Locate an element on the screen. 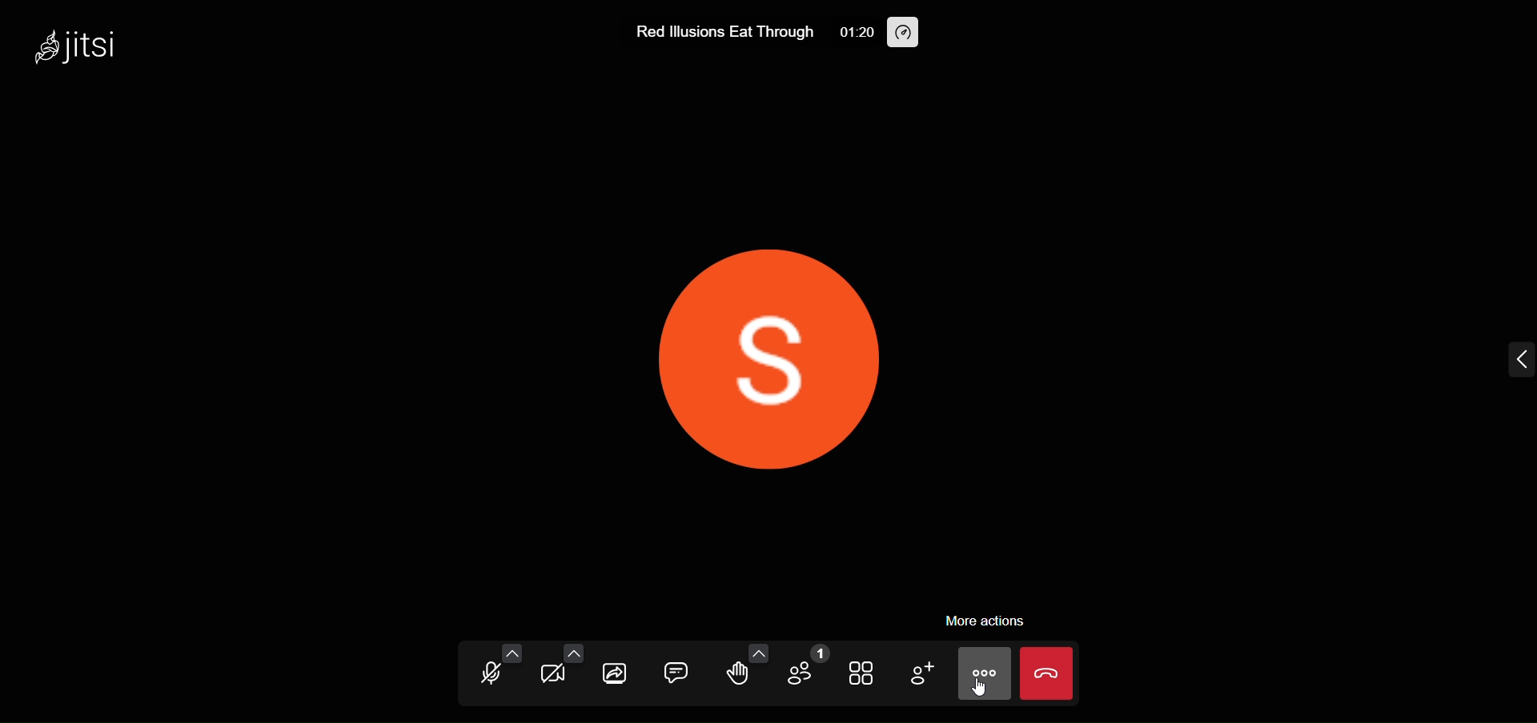  raise hand is located at coordinates (735, 677).